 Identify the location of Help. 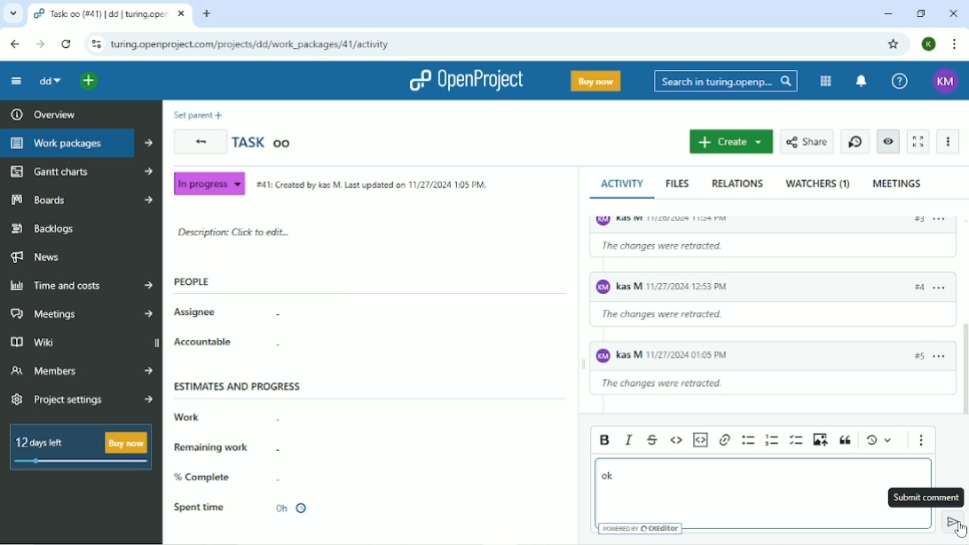
(900, 80).